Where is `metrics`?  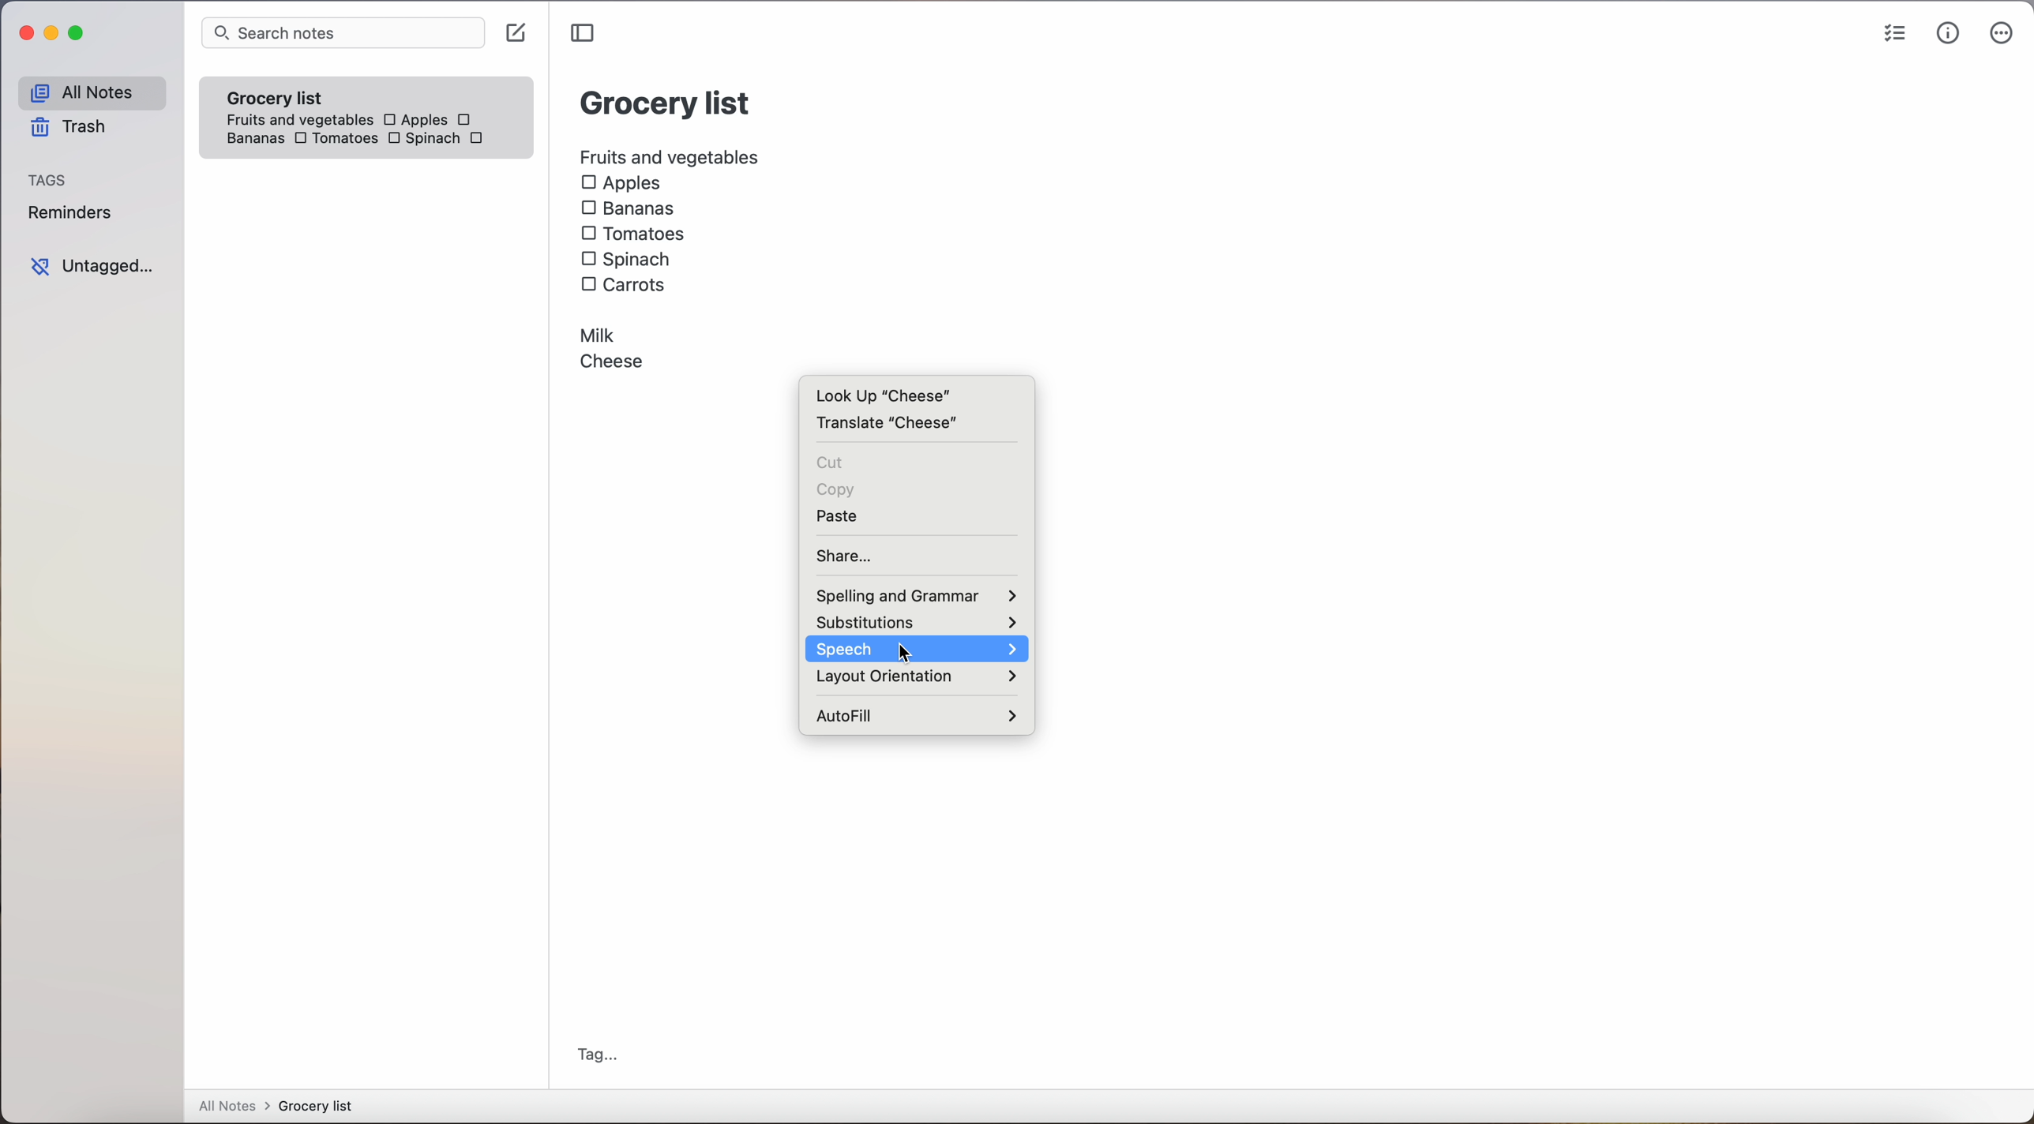 metrics is located at coordinates (1946, 35).